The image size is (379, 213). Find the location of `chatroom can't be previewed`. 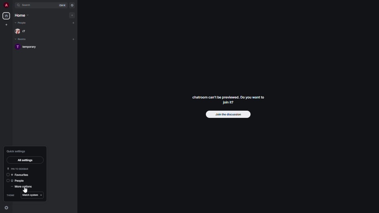

chatroom can't be previewed is located at coordinates (228, 101).